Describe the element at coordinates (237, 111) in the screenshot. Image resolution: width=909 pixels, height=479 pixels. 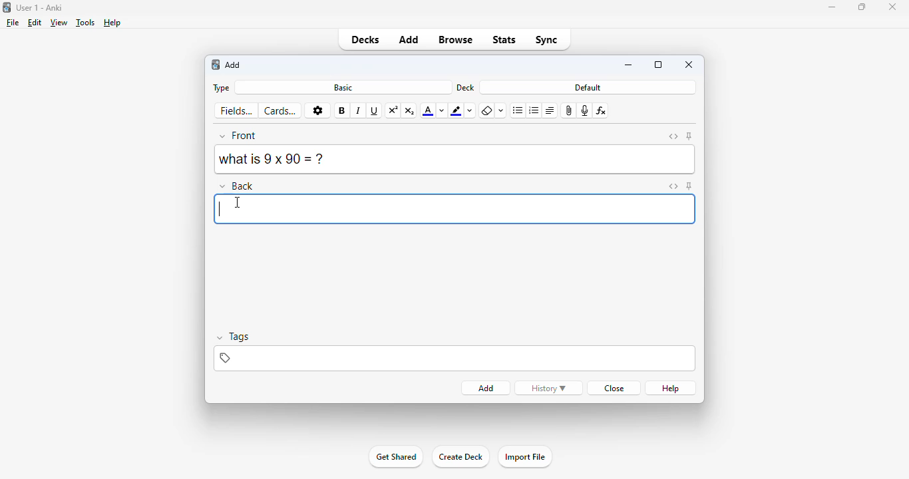
I see `fields` at that location.